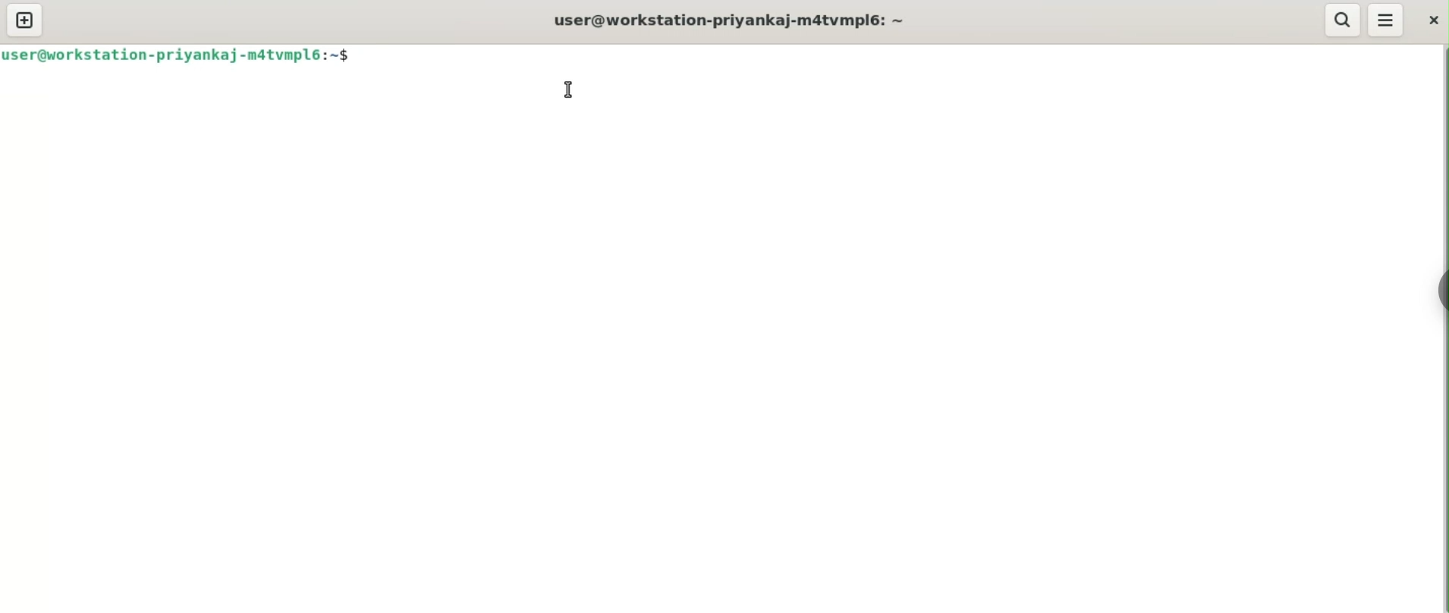  Describe the element at coordinates (1431, 19) in the screenshot. I see `close` at that location.